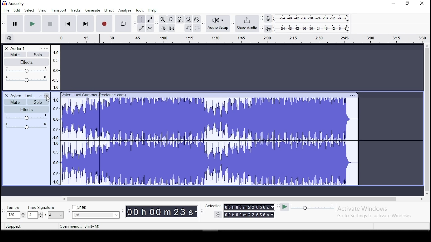  What do you see at coordinates (150, 28) in the screenshot?
I see `multi tool` at bounding box center [150, 28].